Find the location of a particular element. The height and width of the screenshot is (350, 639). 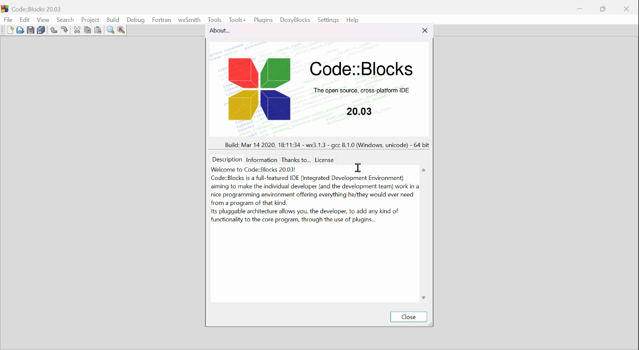

Debug is located at coordinates (135, 20).